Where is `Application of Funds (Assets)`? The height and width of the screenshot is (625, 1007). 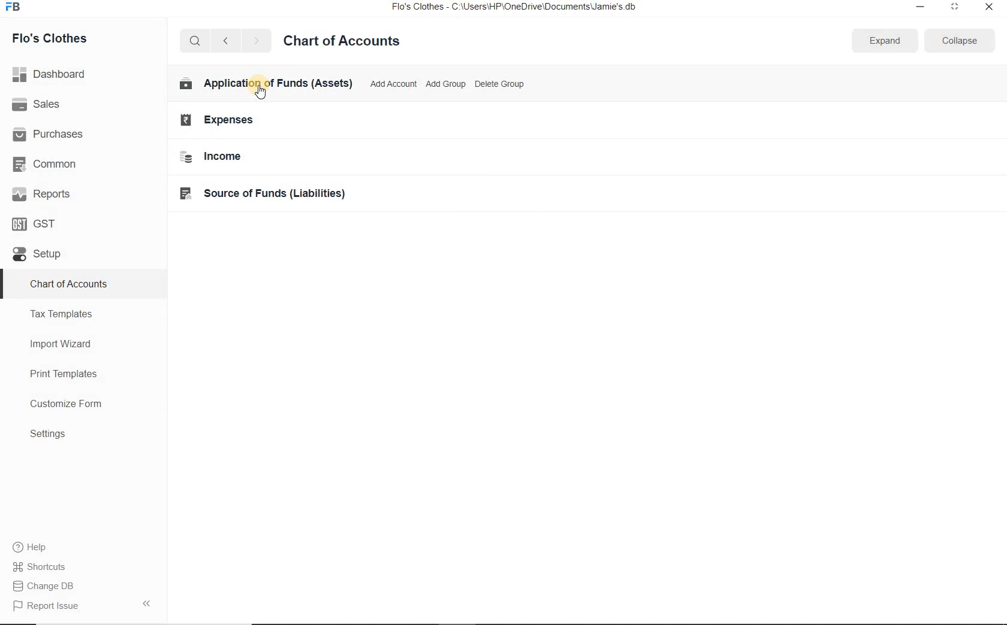 Application of Funds (Assets) is located at coordinates (268, 84).